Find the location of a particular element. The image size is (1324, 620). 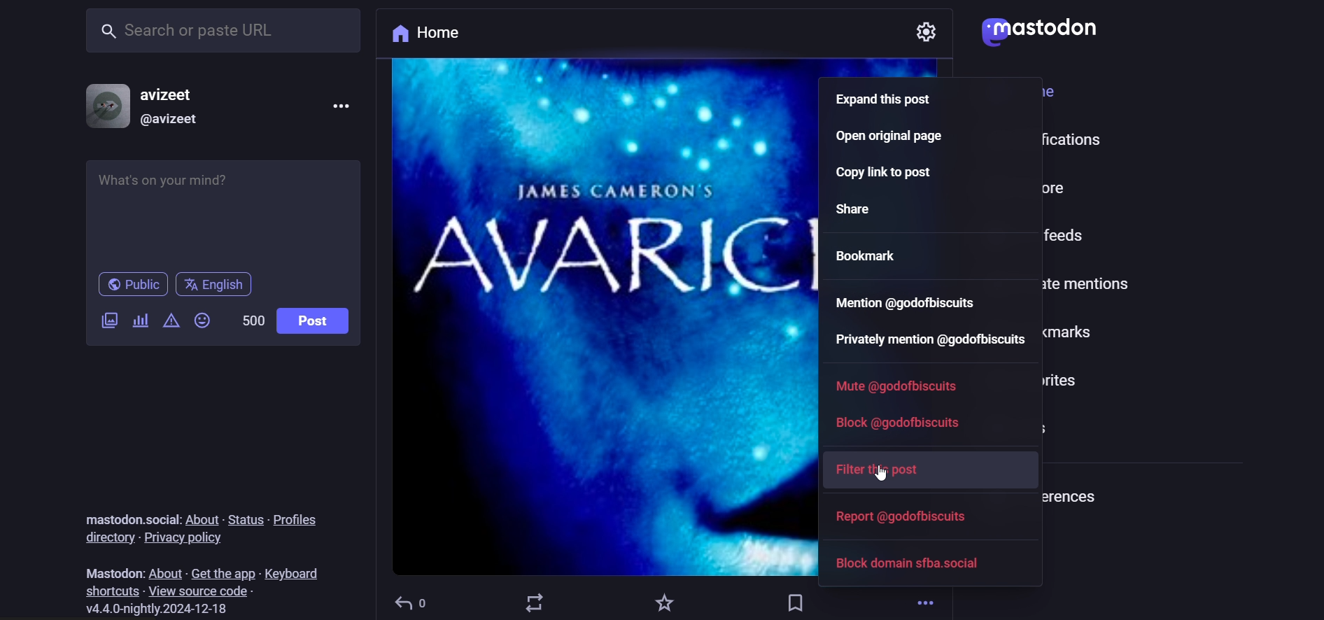

mastodon social is located at coordinates (127, 517).